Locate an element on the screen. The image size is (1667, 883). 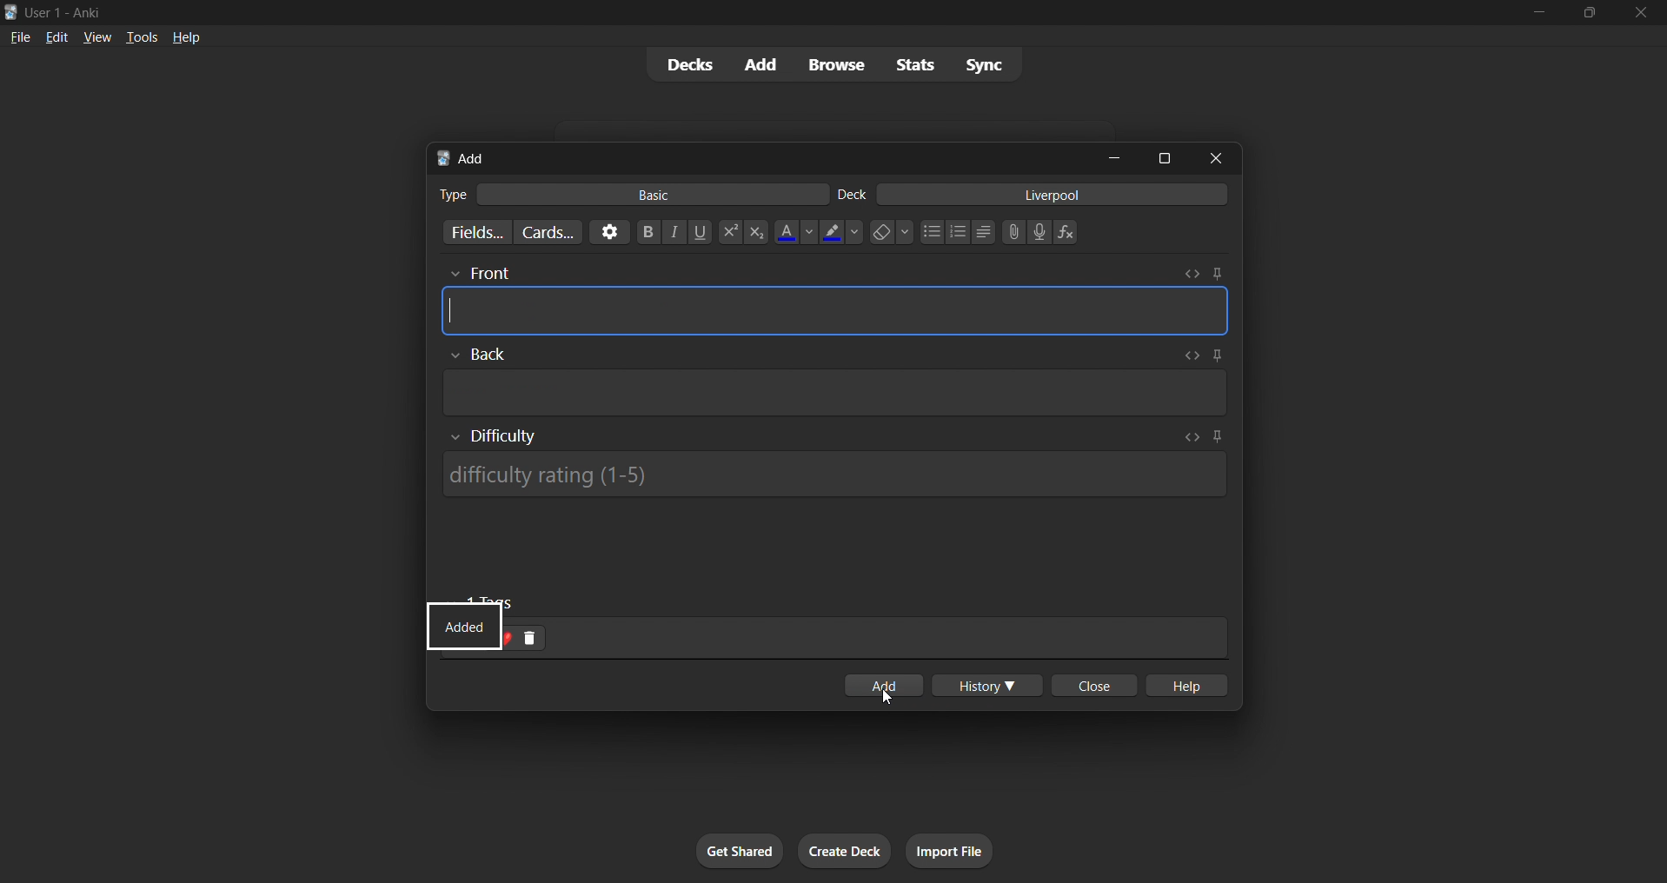
multilevel list is located at coordinates (985, 234).